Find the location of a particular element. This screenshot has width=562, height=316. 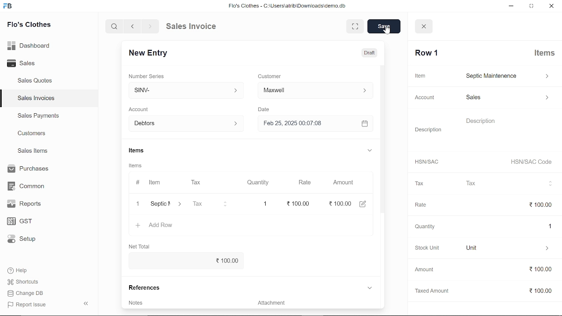

edit amount is located at coordinates (363, 204).